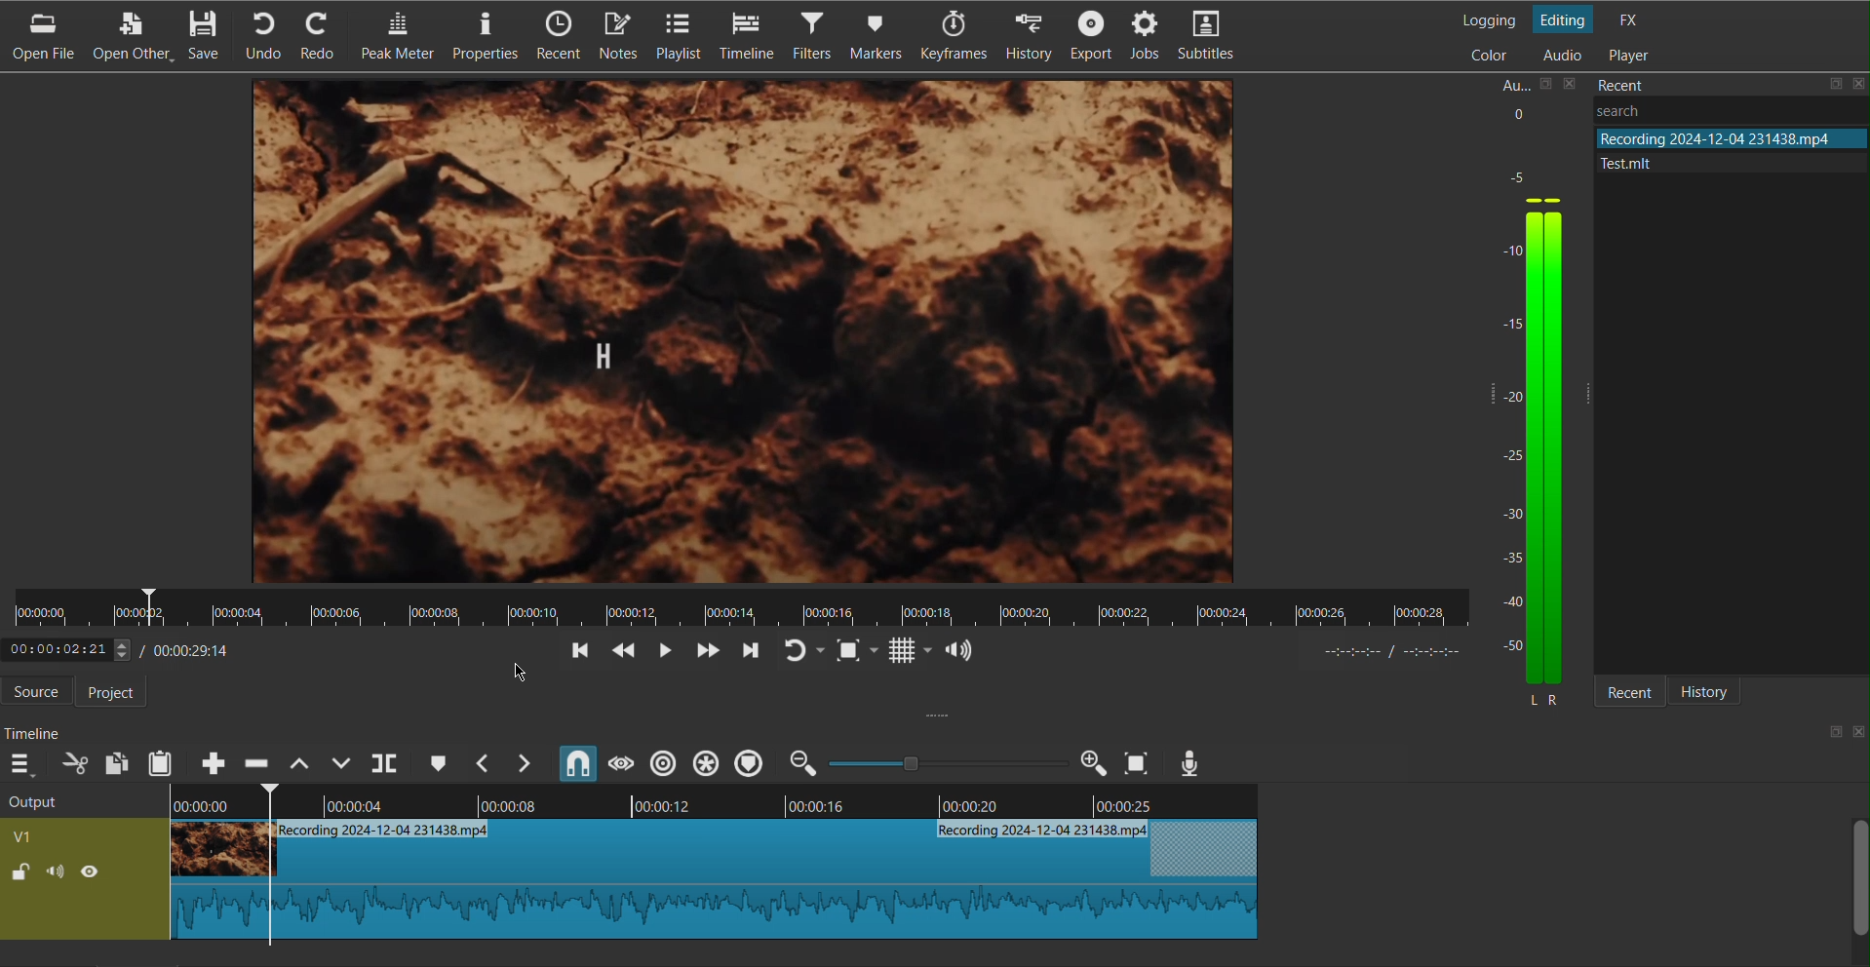 The width and height of the screenshot is (1870, 967). Describe the element at coordinates (854, 651) in the screenshot. I see `Fit to Screen` at that location.